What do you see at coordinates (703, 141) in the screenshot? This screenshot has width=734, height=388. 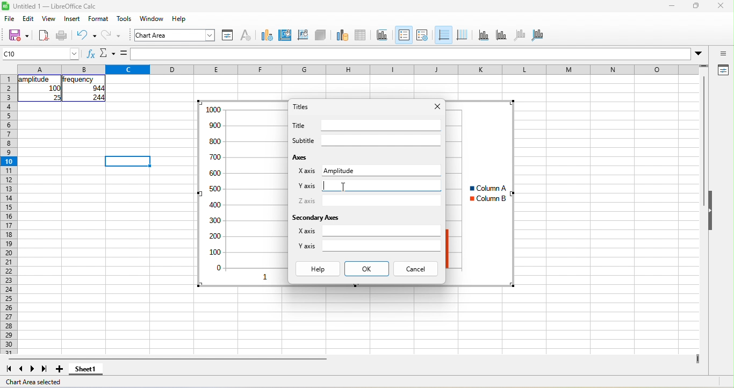 I see `Vertical slide bar` at bounding box center [703, 141].